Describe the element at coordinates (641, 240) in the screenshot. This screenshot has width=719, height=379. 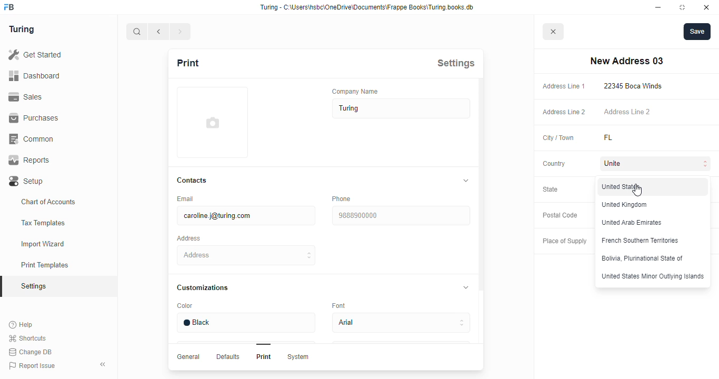
I see `french southern territories` at that location.